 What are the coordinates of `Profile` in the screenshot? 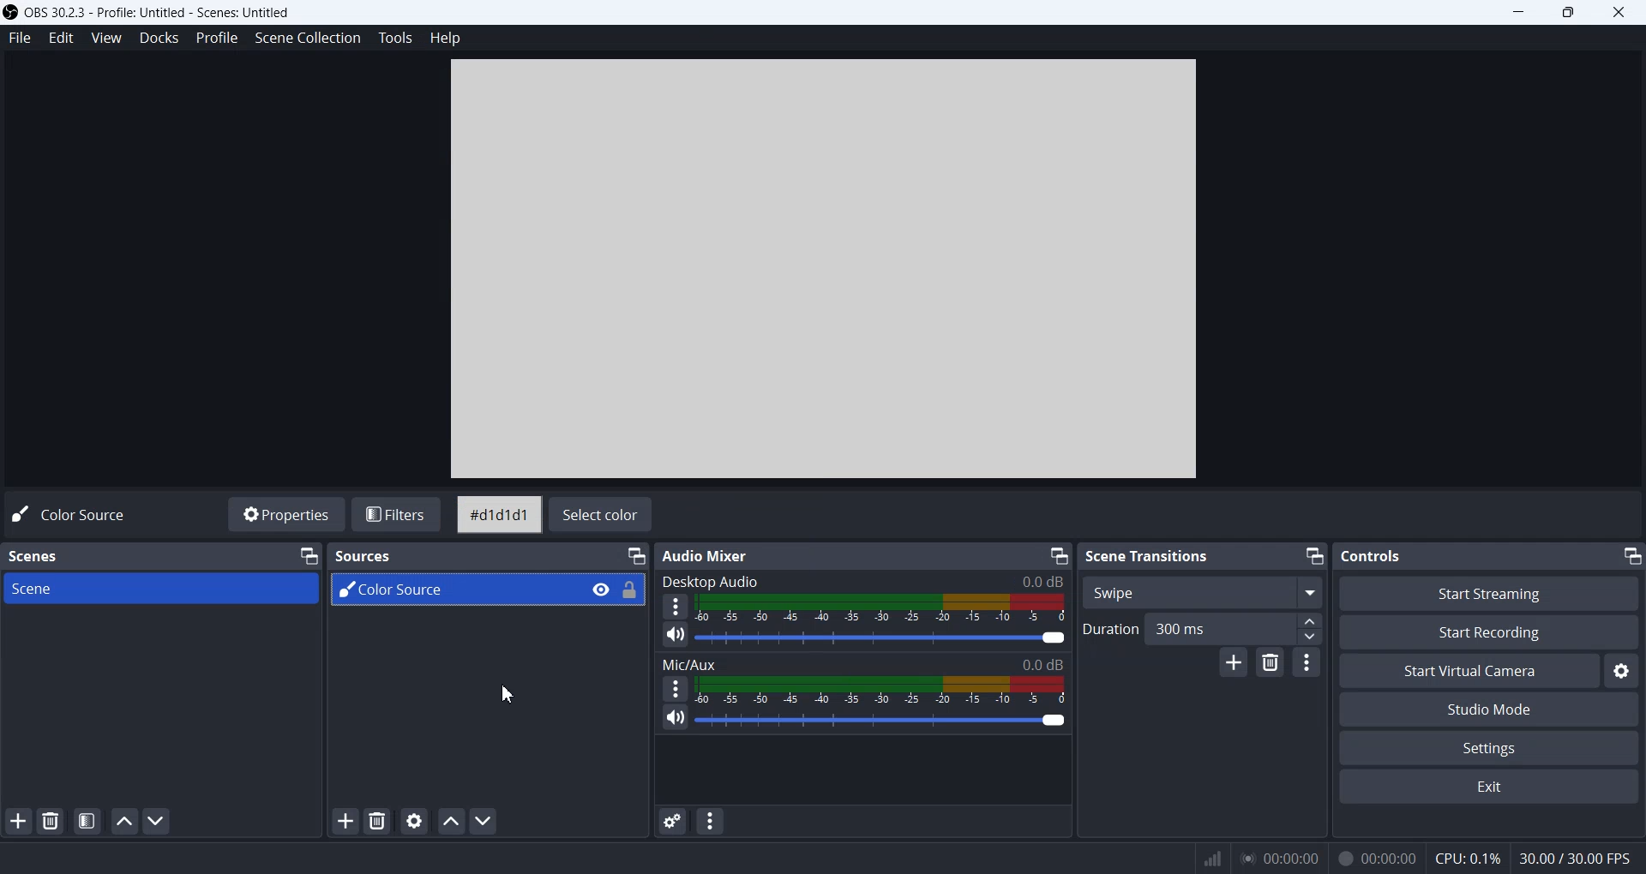 It's located at (216, 37).